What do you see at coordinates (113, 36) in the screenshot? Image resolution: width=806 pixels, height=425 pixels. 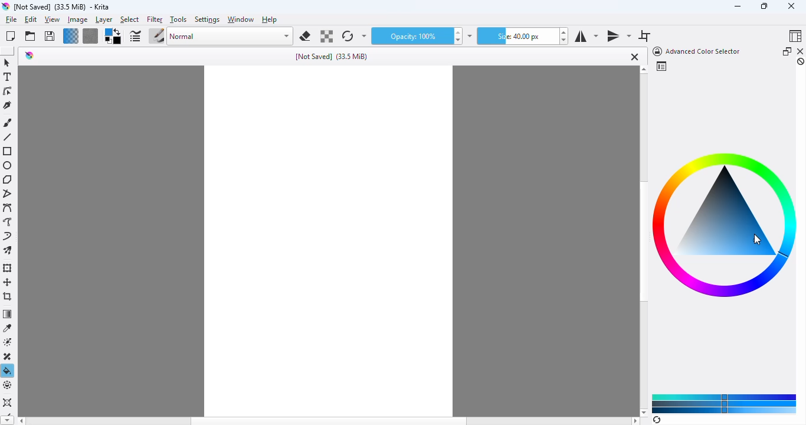 I see `foreground/background color selector` at bounding box center [113, 36].